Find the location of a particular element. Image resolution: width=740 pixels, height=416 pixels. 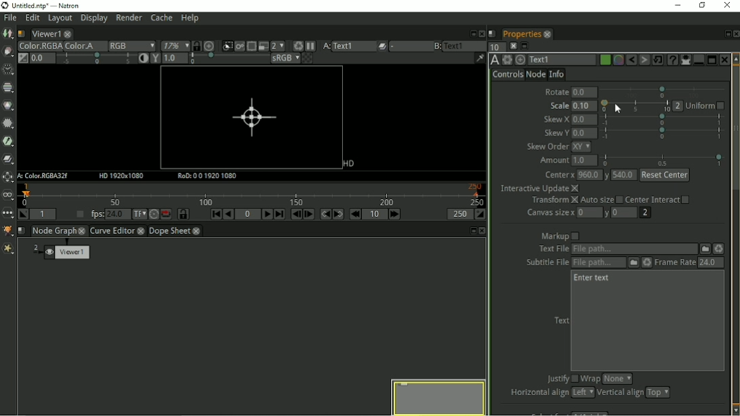

fps is located at coordinates (108, 214).